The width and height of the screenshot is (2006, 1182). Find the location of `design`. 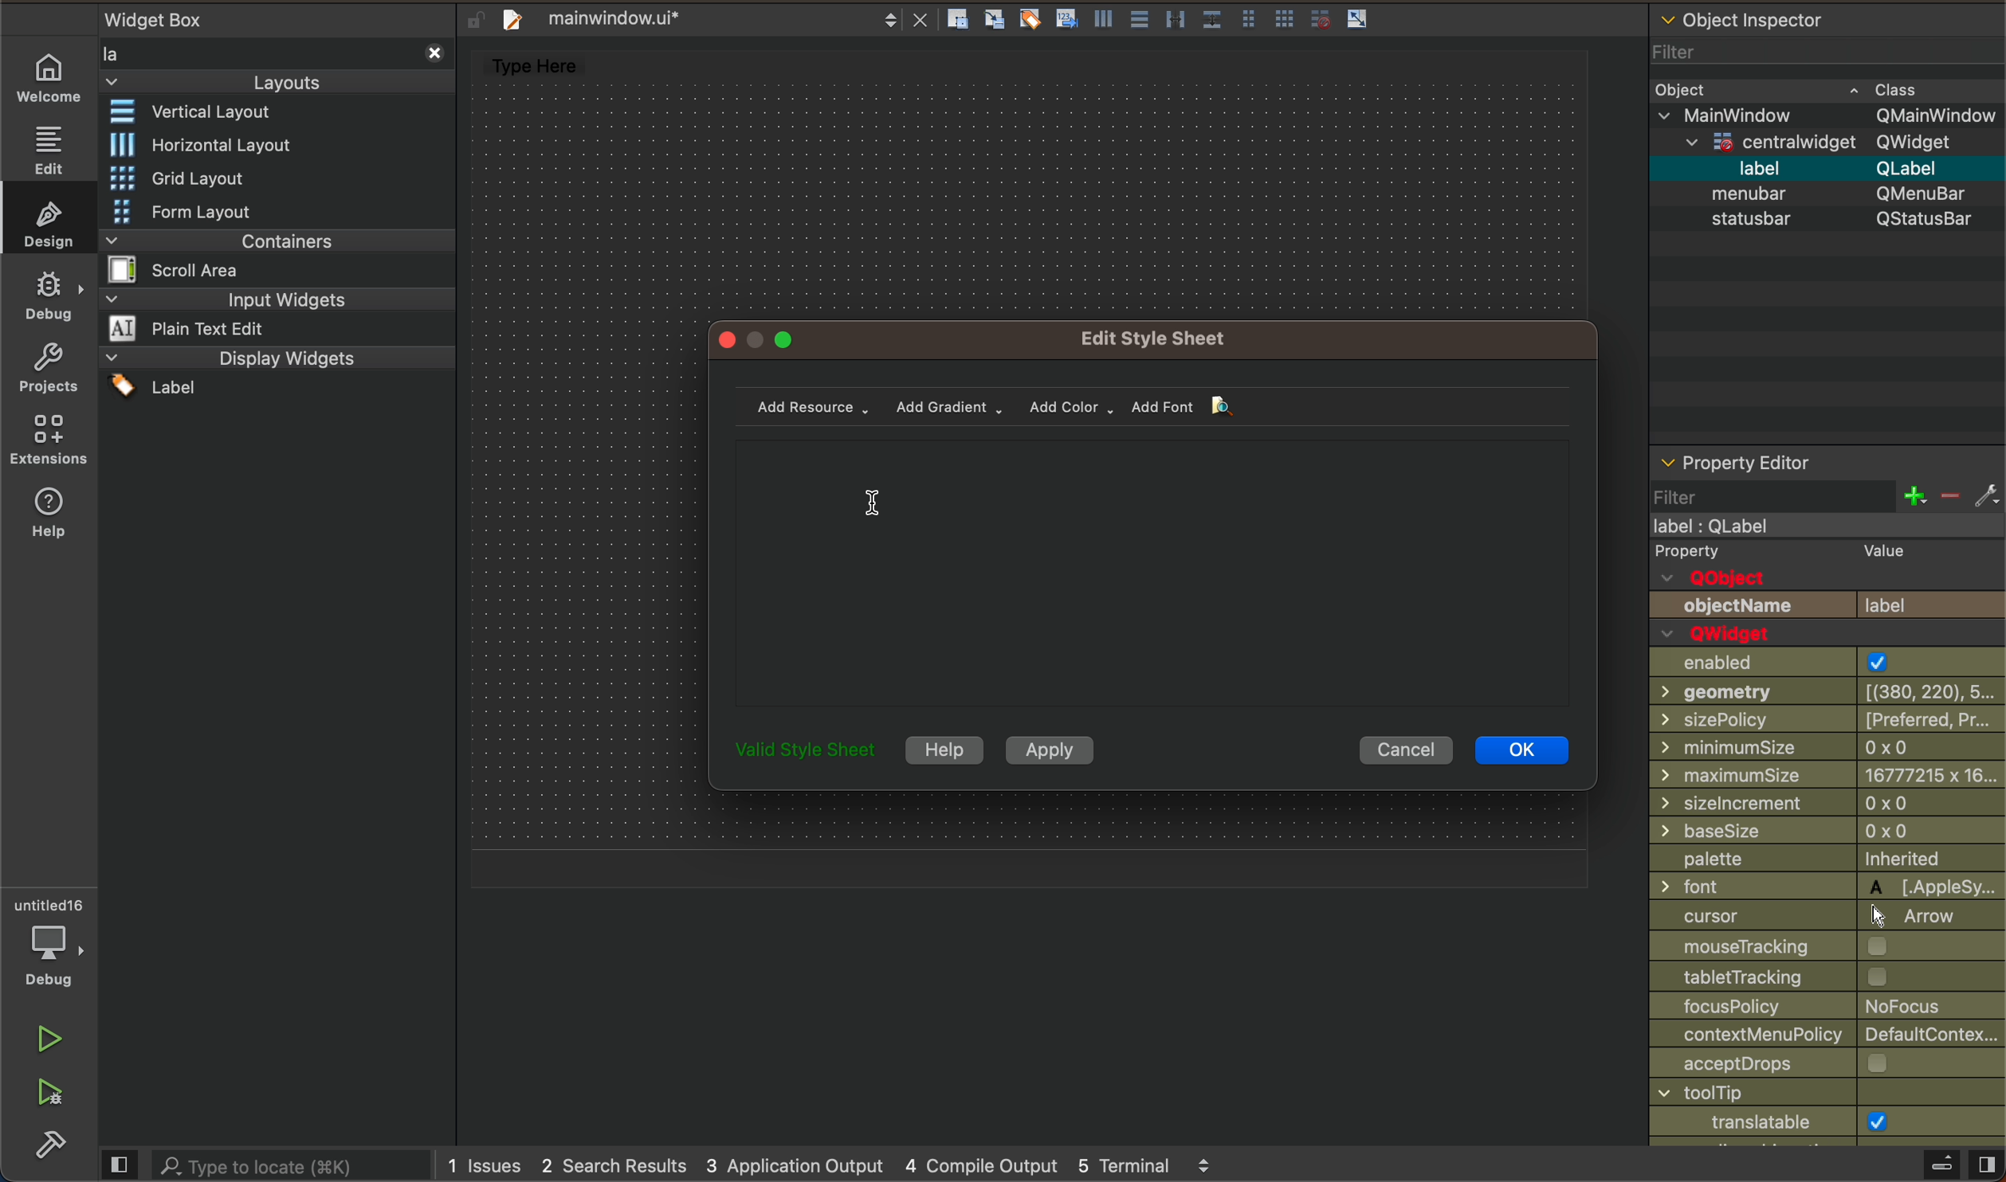

design is located at coordinates (49, 223).